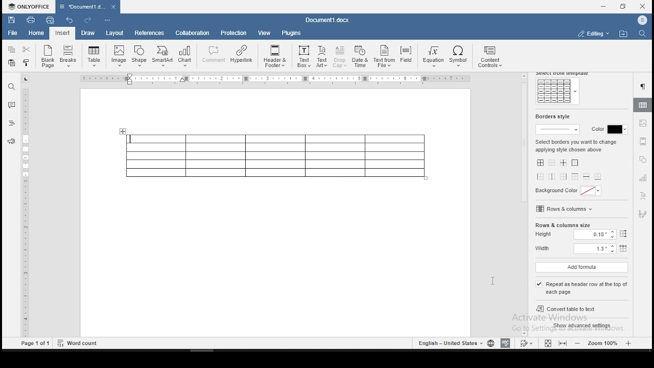 This screenshot has height=368, width=654. What do you see at coordinates (36, 344) in the screenshot?
I see `Page1 of 1` at bounding box center [36, 344].